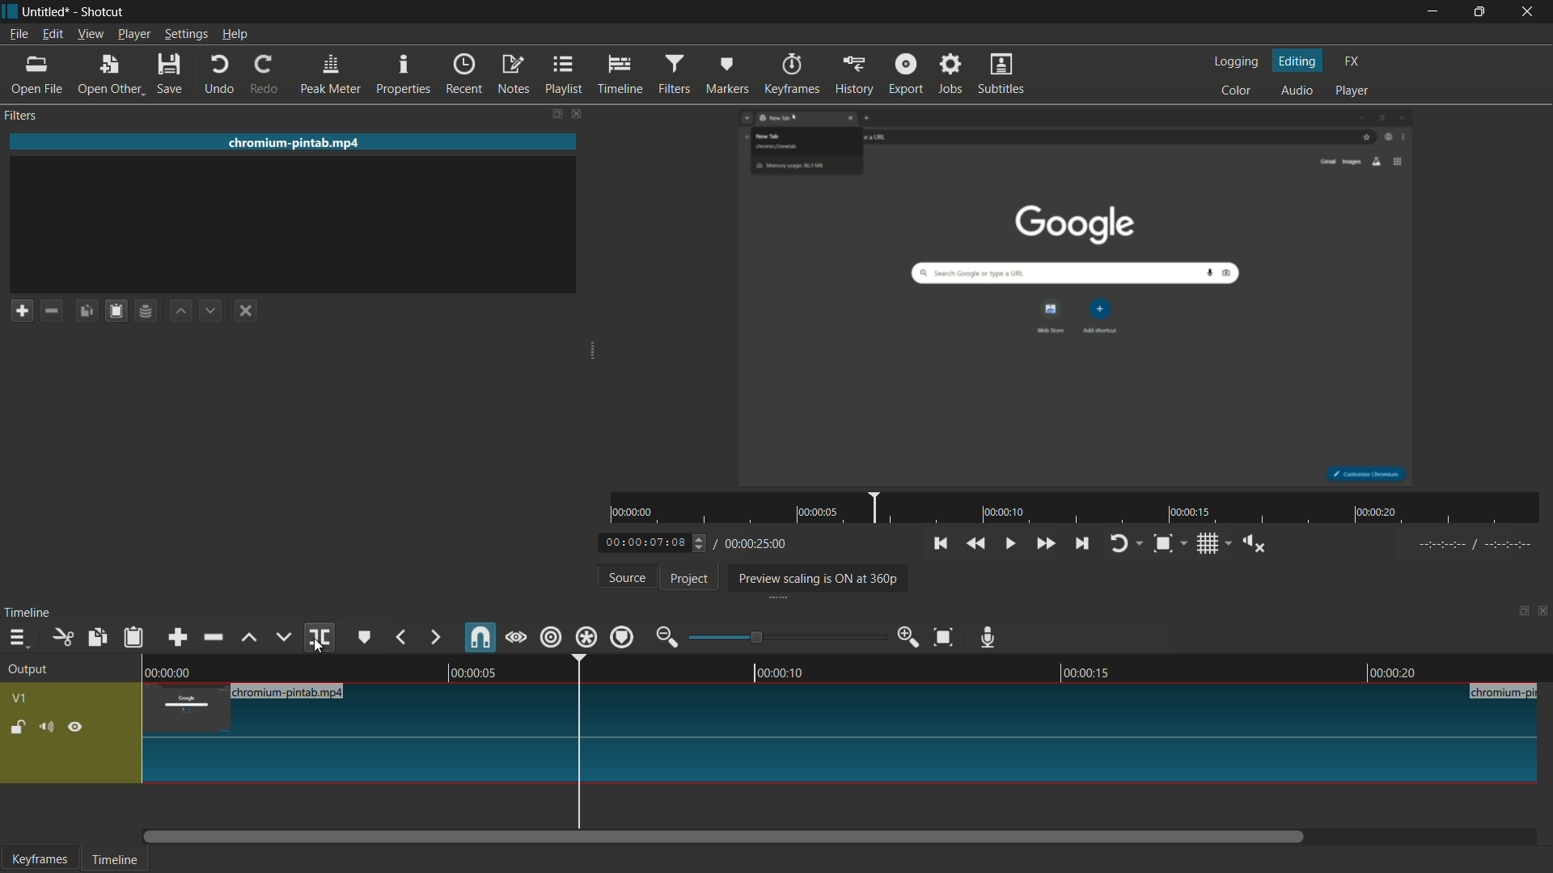 Image resolution: width=1553 pixels, height=873 pixels. Describe the element at coordinates (283, 637) in the screenshot. I see `overwrite` at that location.